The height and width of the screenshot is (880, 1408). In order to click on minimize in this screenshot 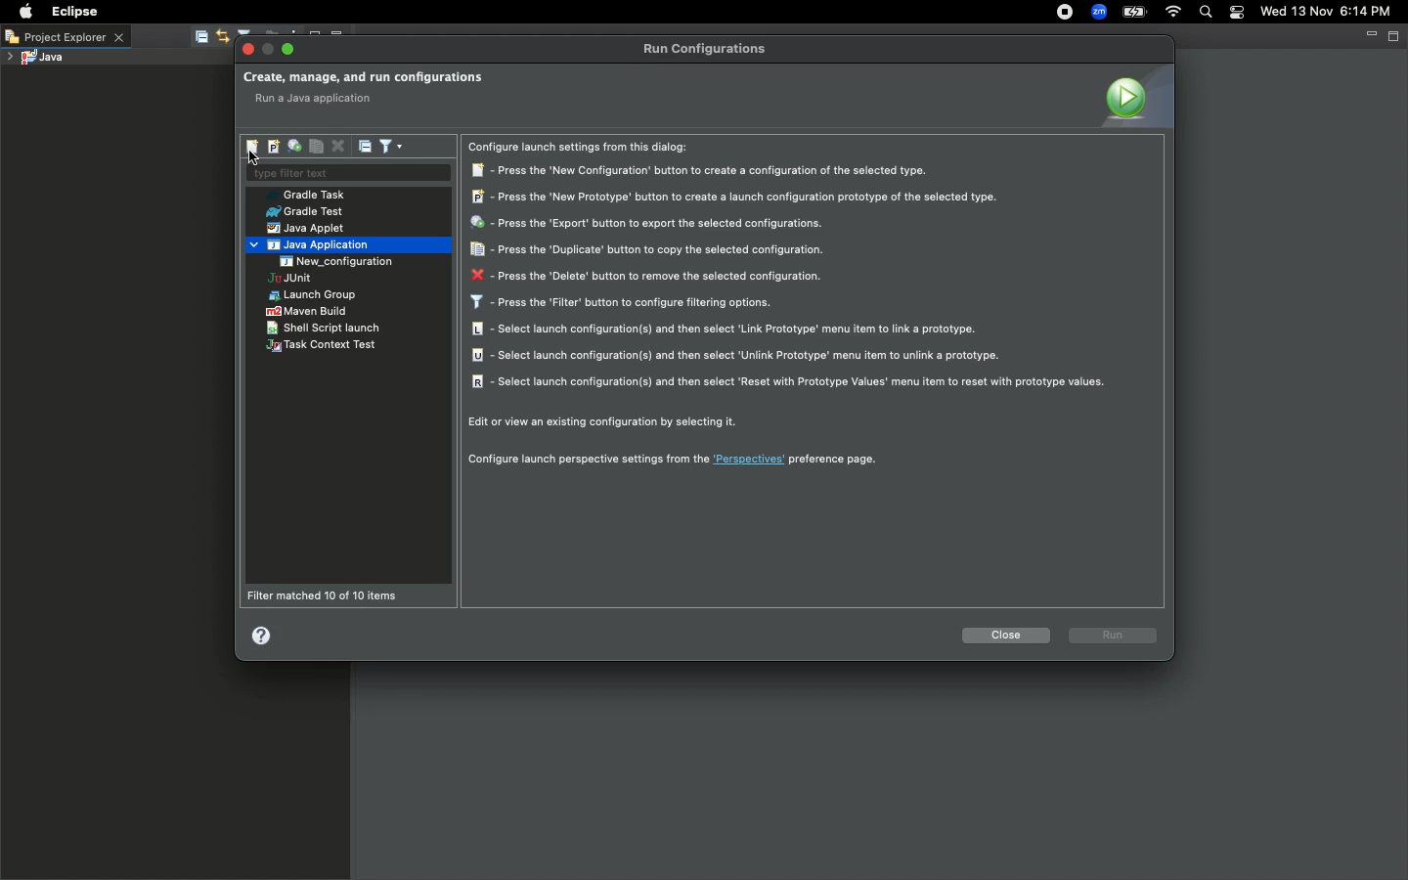, I will do `click(269, 50)`.